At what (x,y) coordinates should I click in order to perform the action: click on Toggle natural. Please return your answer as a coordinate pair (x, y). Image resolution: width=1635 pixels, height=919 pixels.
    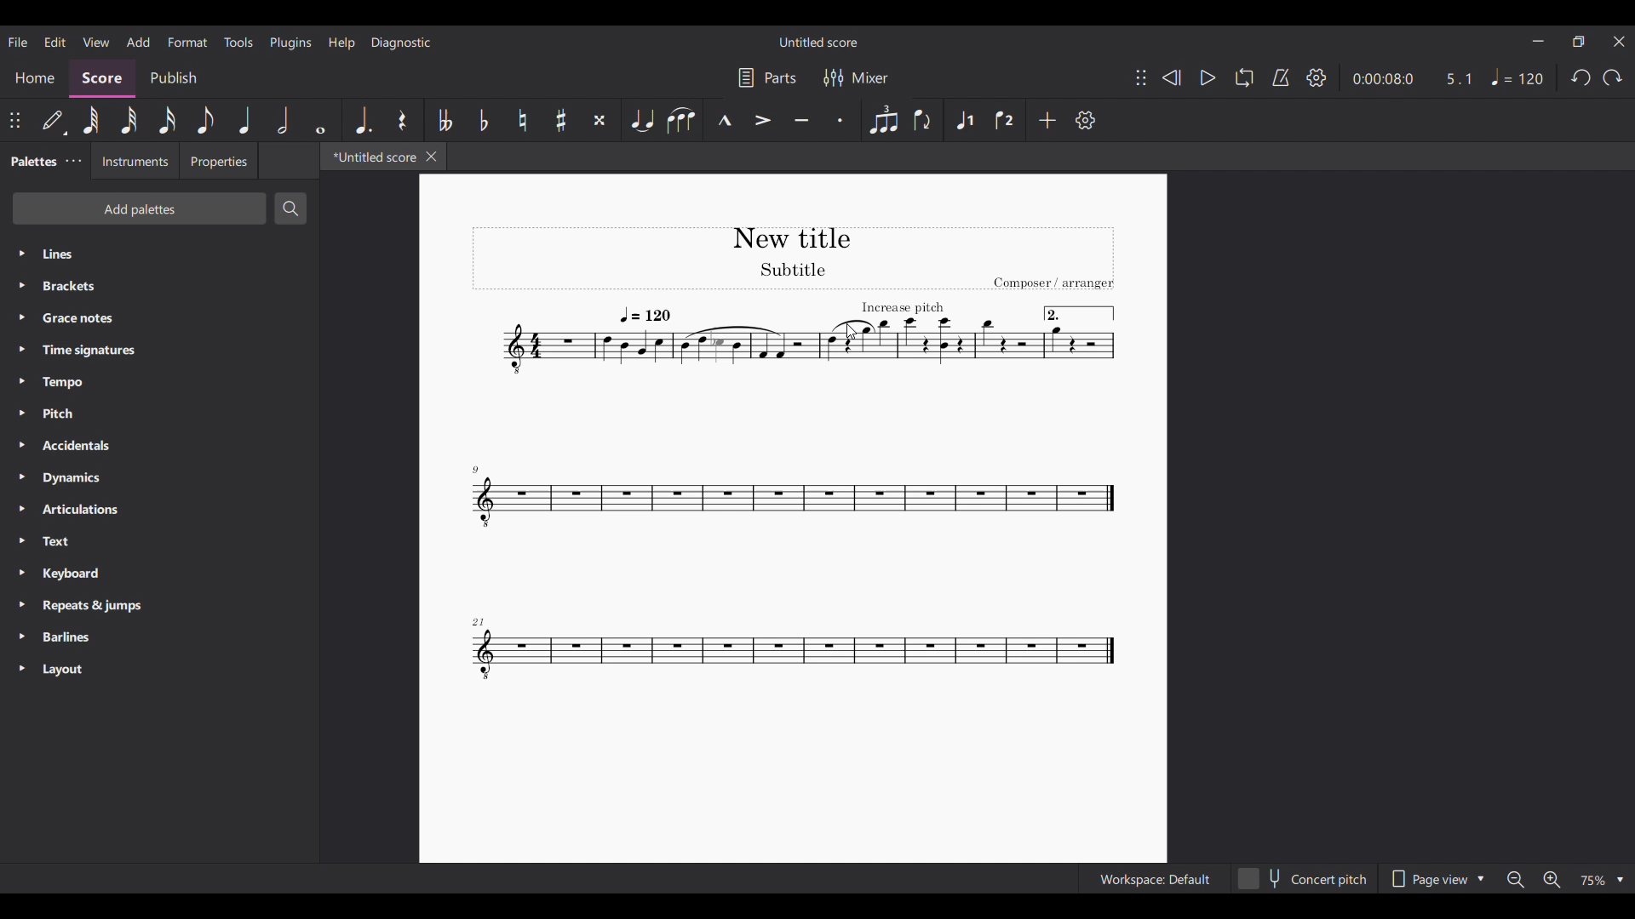
    Looking at the image, I should click on (522, 119).